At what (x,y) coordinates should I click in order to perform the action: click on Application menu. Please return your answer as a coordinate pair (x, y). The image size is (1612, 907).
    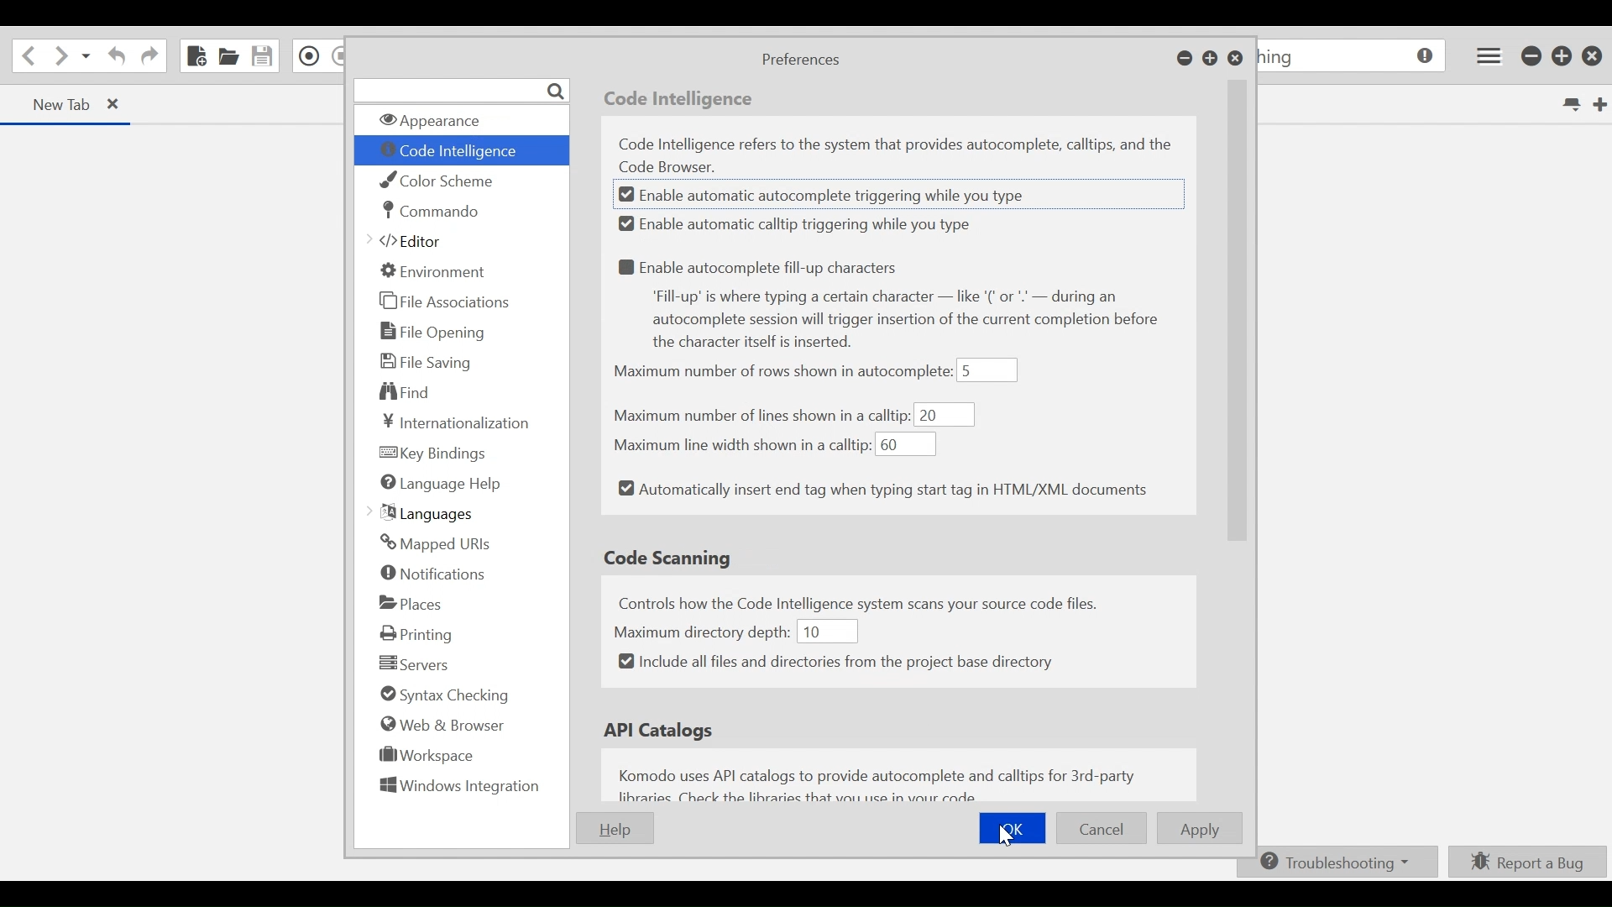
    Looking at the image, I should click on (1485, 55).